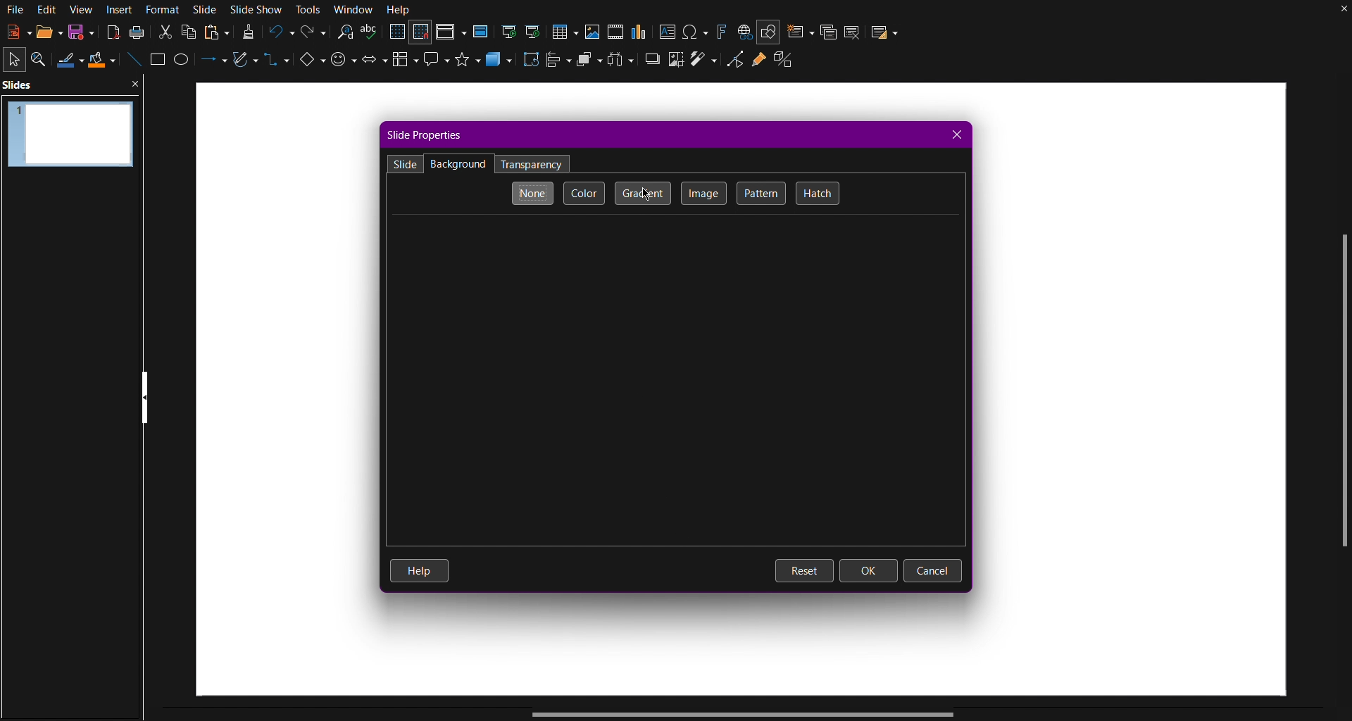 The image size is (1352, 721). What do you see at coordinates (828, 31) in the screenshot?
I see `Duplicate Slide` at bounding box center [828, 31].